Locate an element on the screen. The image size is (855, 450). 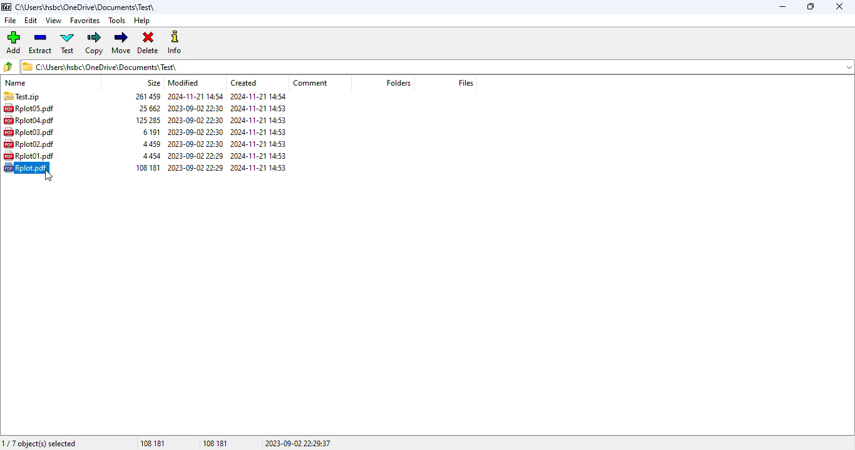
browse folders is located at coordinates (8, 66).